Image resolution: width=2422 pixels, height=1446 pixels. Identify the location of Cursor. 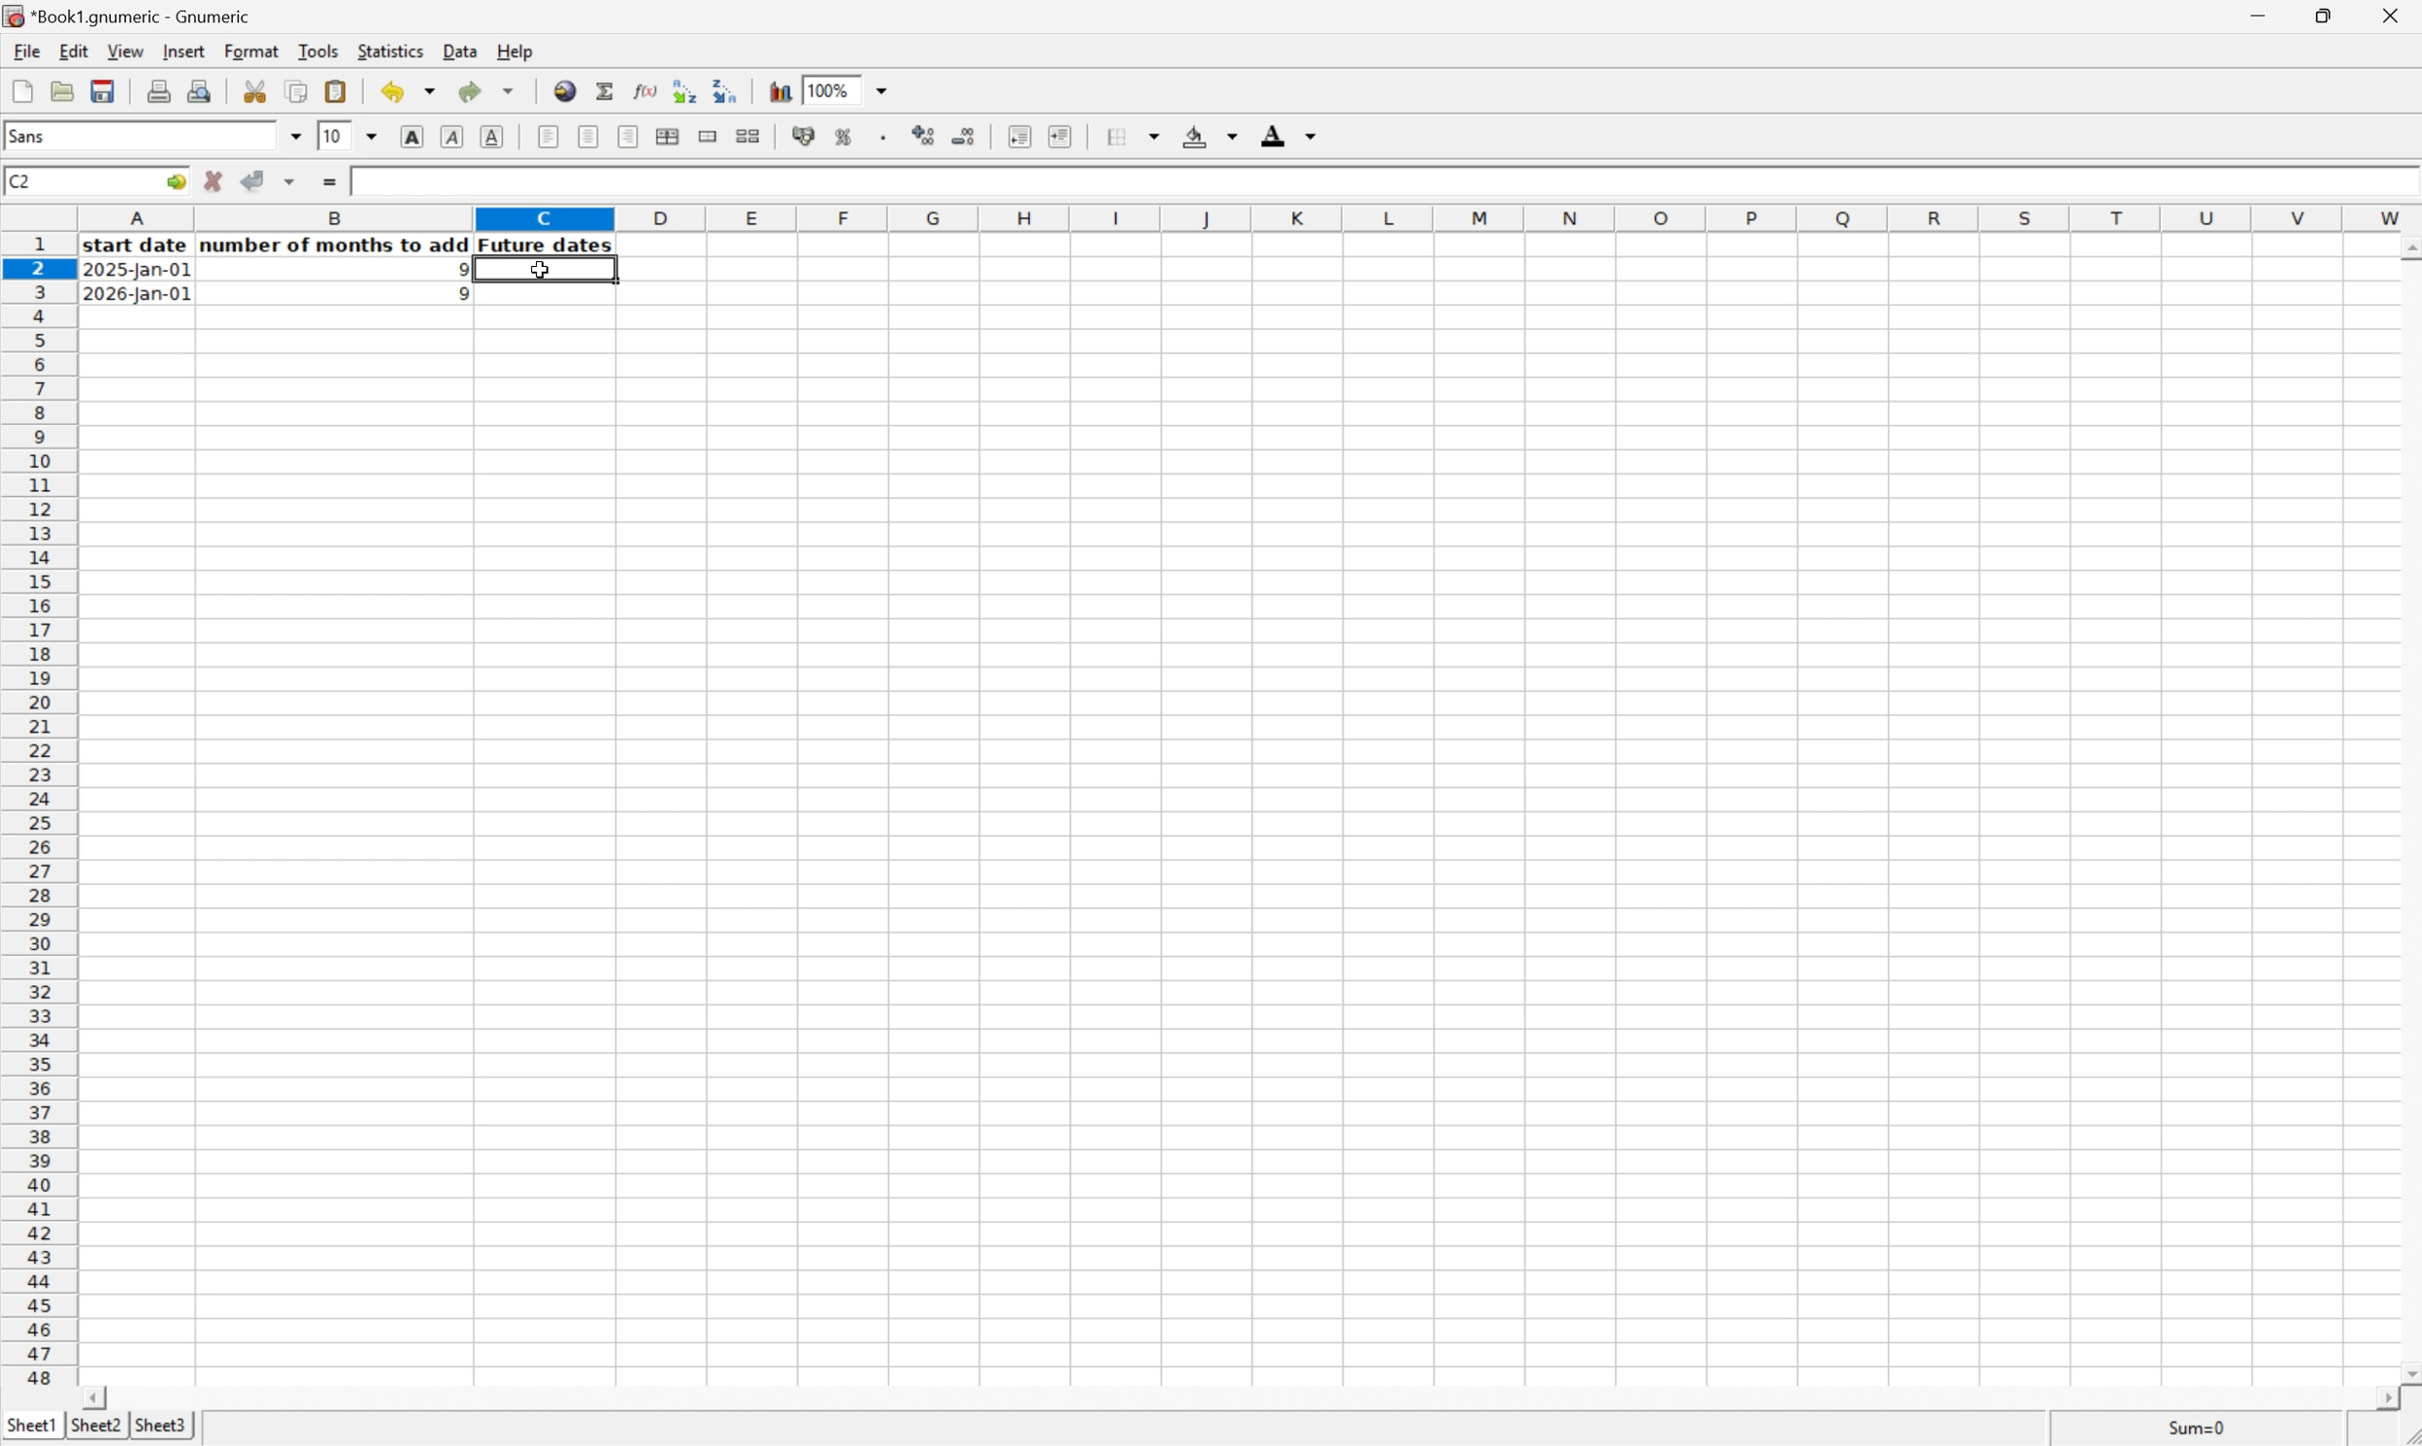
(544, 271).